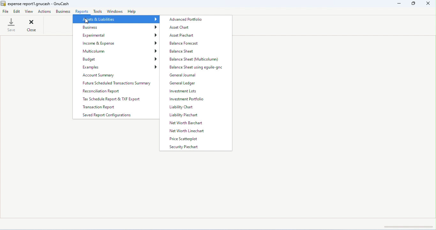  Describe the element at coordinates (101, 108) in the screenshot. I see `transaction report` at that location.